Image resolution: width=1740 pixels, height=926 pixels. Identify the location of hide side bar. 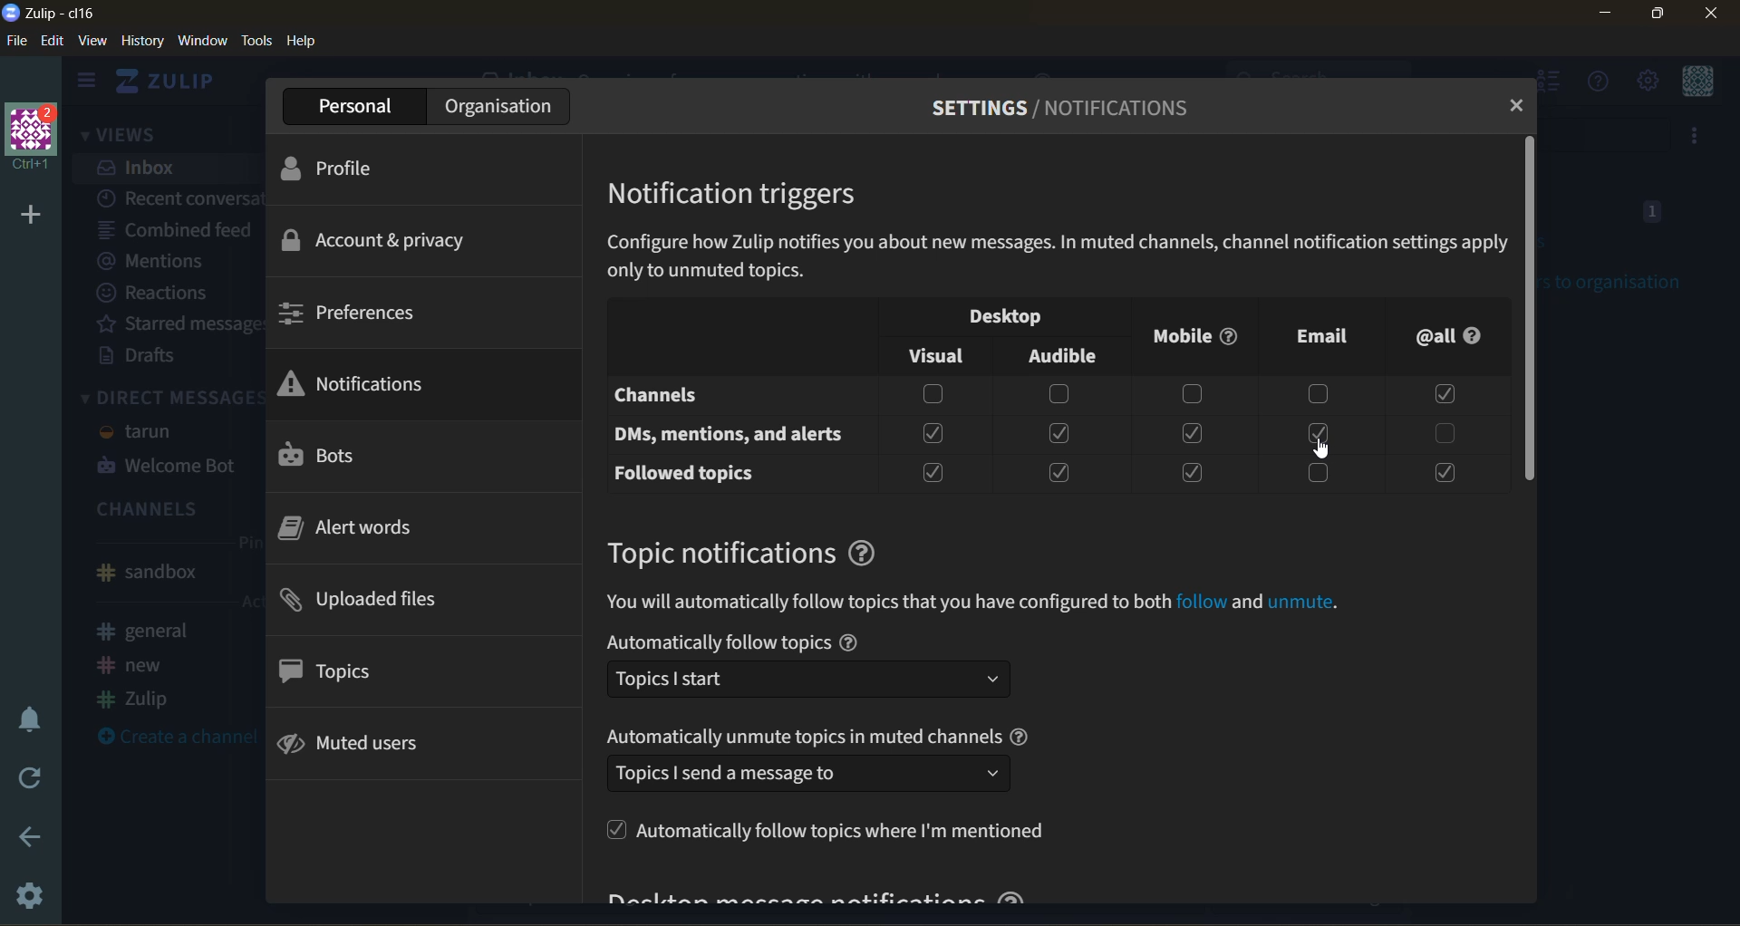
(86, 82).